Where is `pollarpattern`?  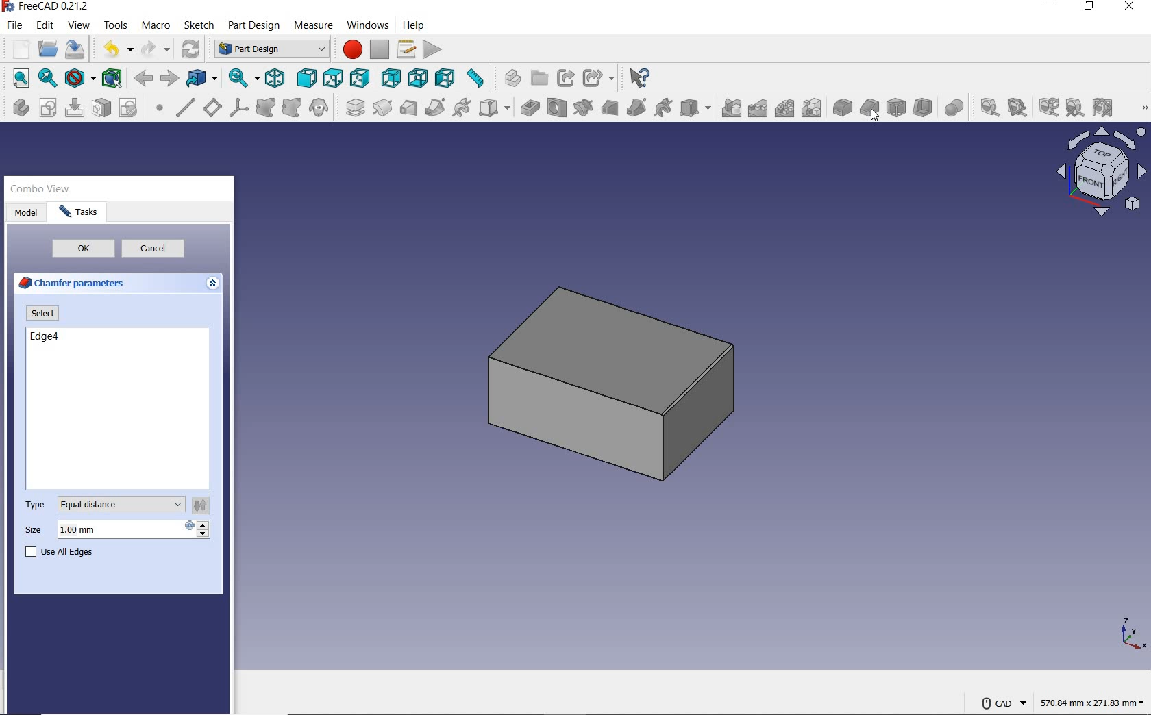 pollarpattern is located at coordinates (784, 110).